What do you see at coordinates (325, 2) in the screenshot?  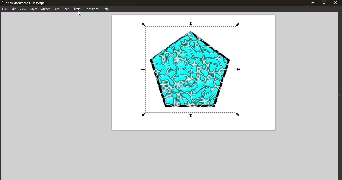 I see `Maximize` at bounding box center [325, 2].